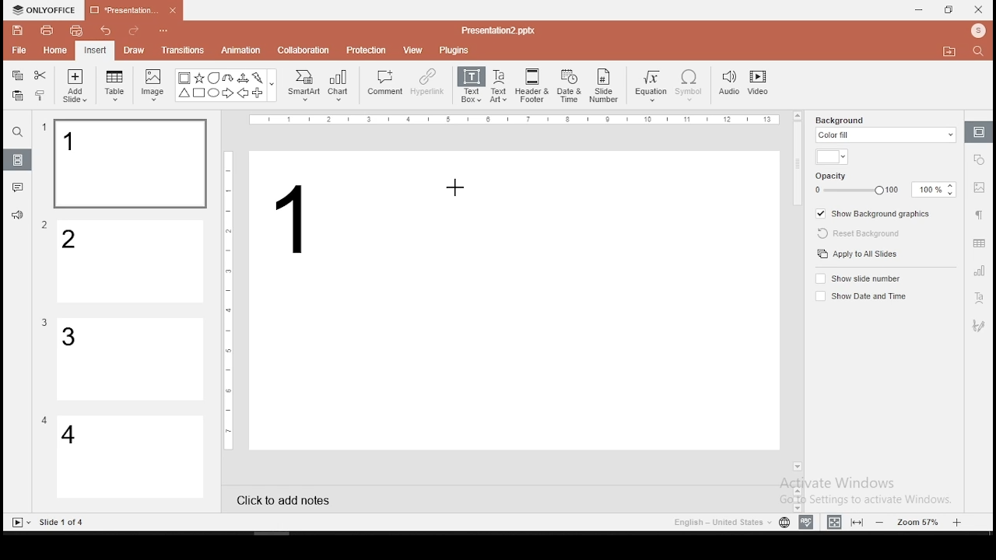 This screenshot has height=560, width=996. What do you see at coordinates (534, 86) in the screenshot?
I see `header and footer` at bounding box center [534, 86].